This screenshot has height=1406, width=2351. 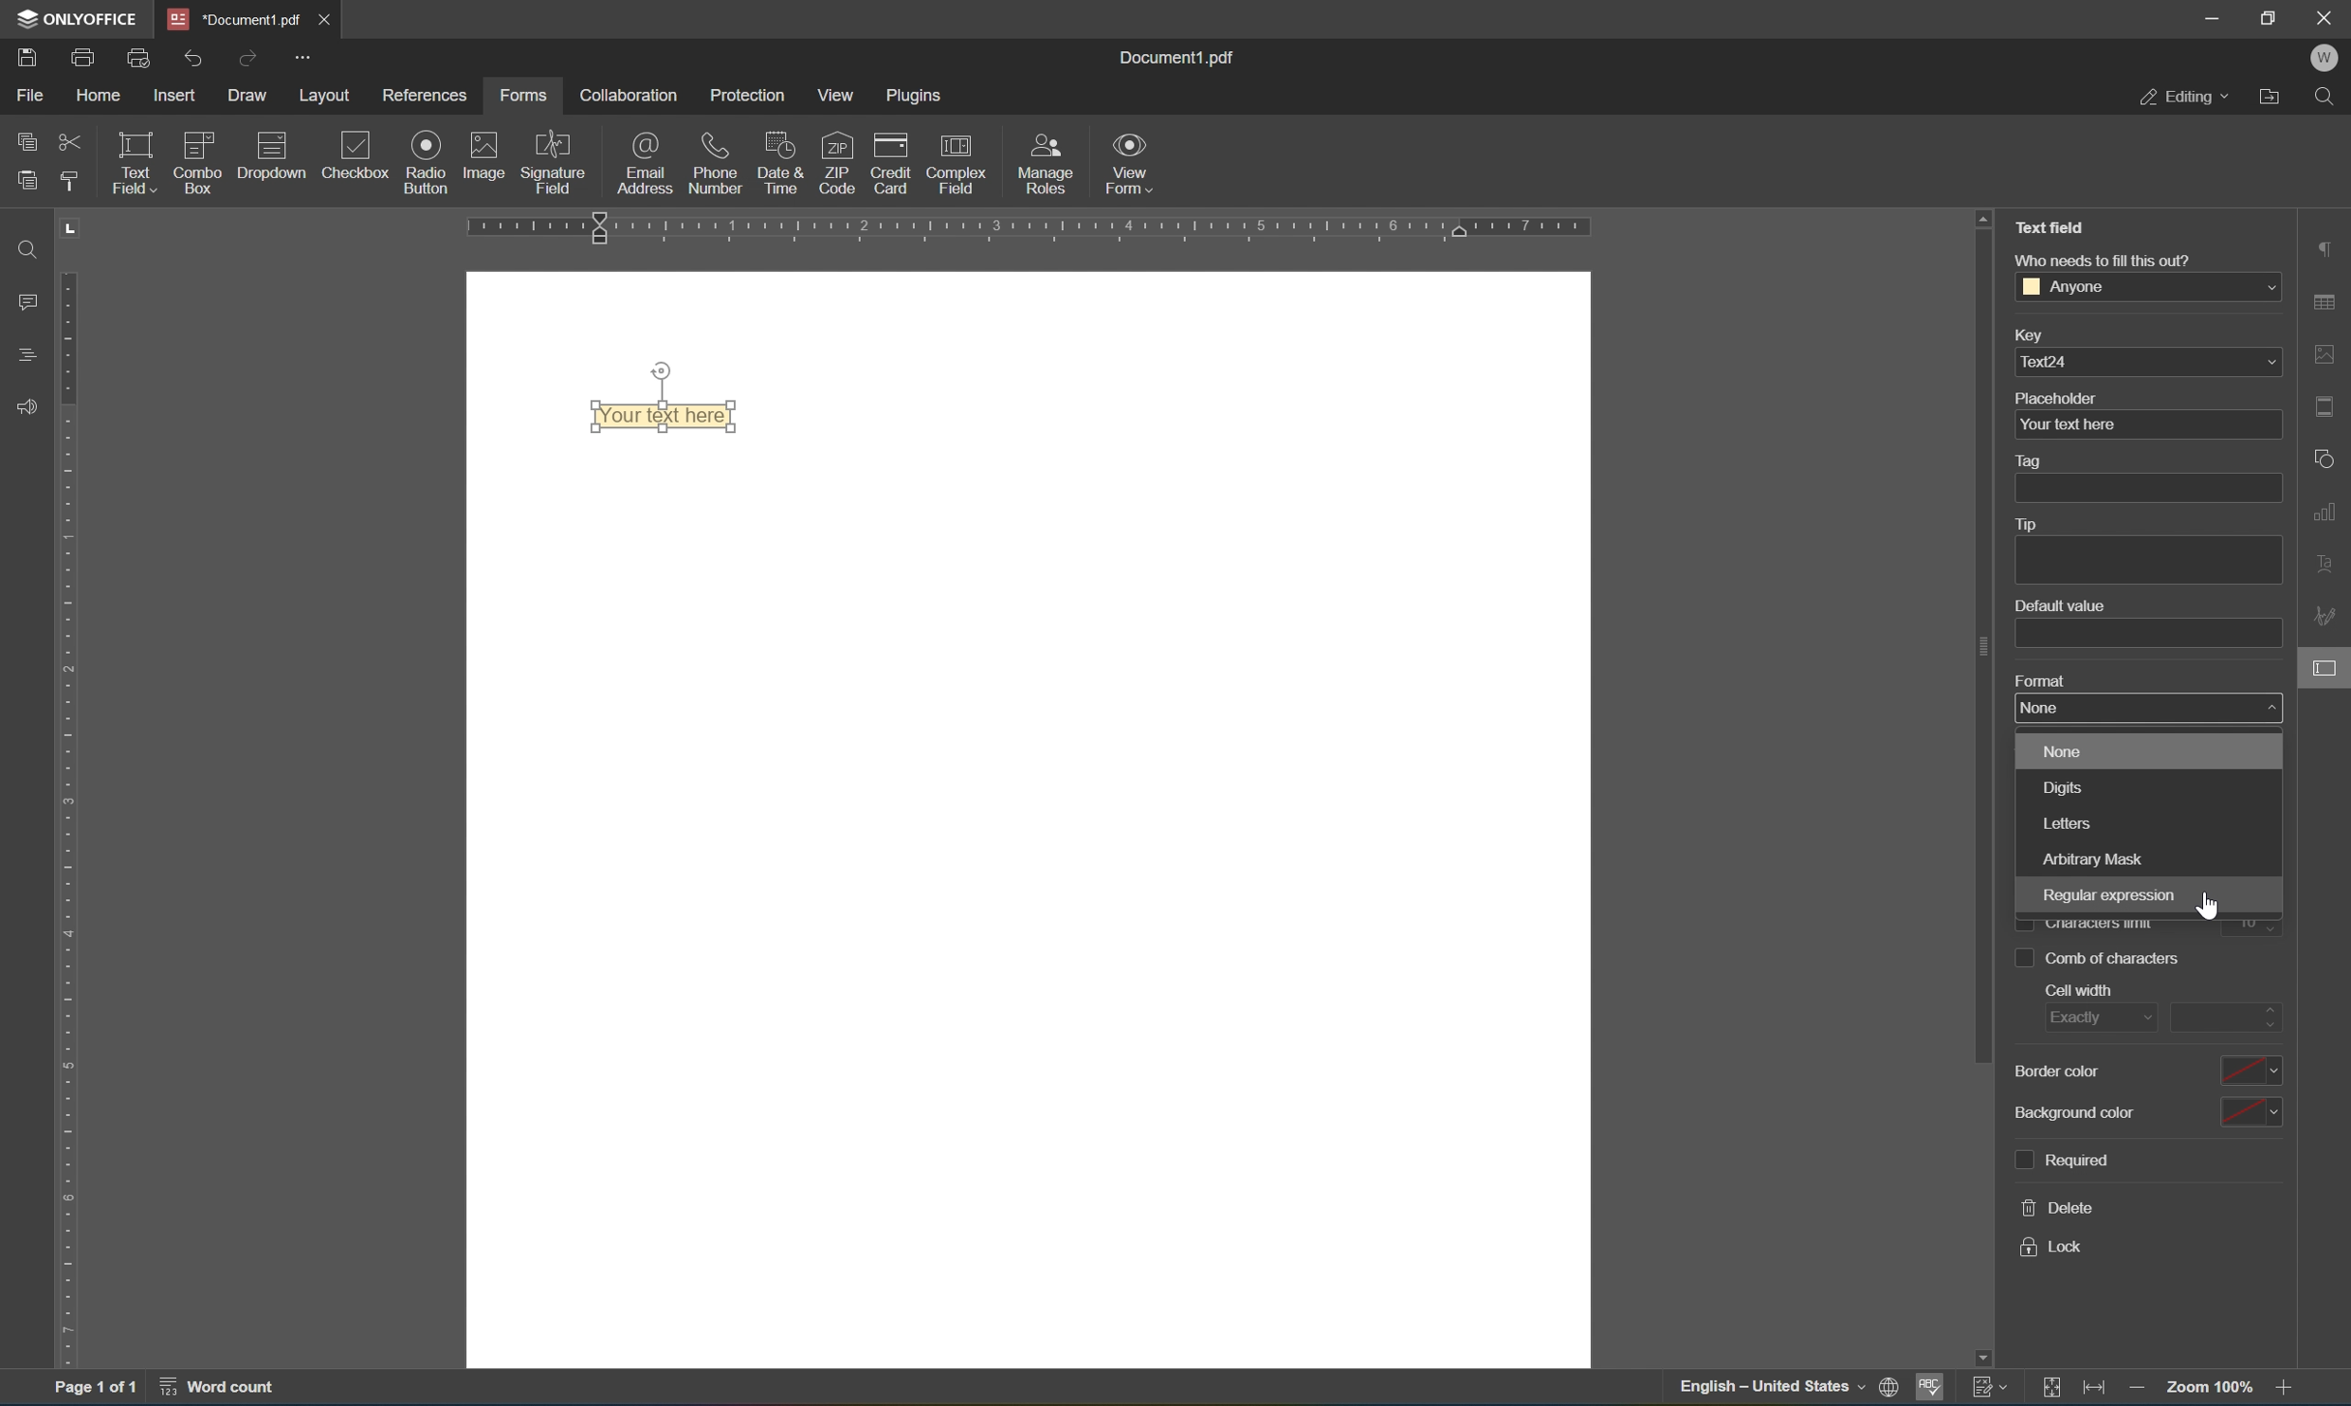 I want to click on scroll bar, so click(x=1982, y=647).